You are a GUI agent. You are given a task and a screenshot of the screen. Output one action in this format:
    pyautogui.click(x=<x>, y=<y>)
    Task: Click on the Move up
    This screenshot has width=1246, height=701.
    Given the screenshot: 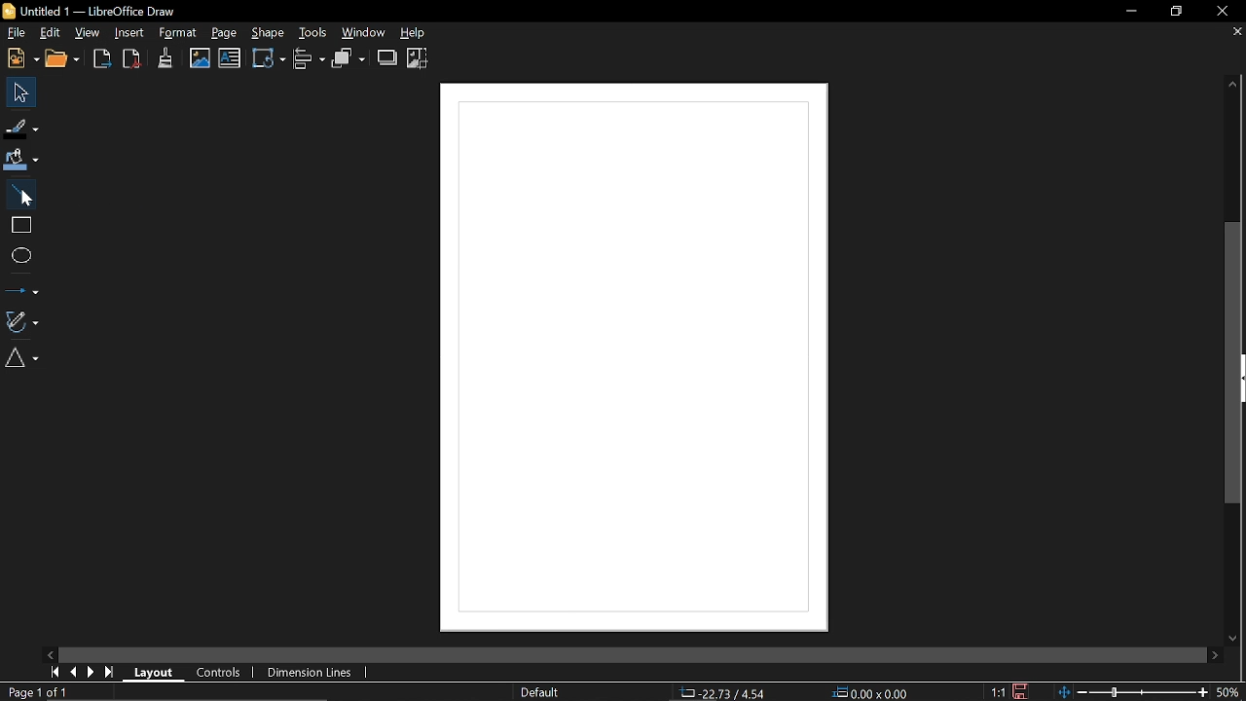 What is the action you would take?
    pyautogui.click(x=1238, y=86)
    